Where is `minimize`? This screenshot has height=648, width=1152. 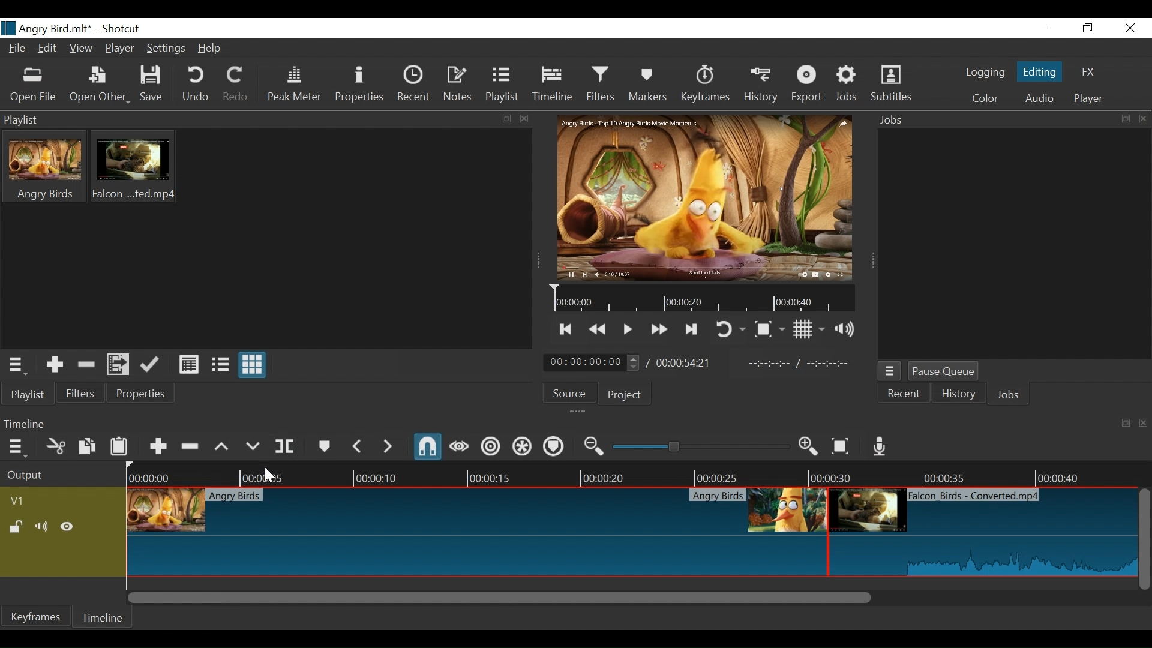
minimize is located at coordinates (1046, 28).